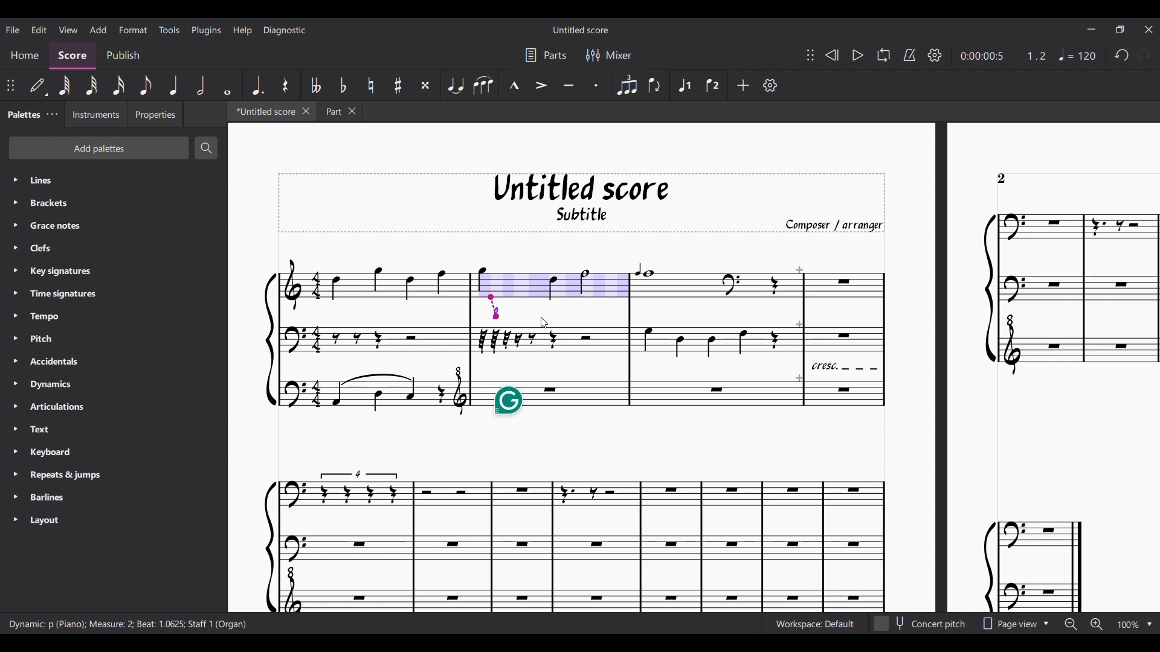 The height and width of the screenshot is (652, 1160). I want to click on Home section, so click(26, 56).